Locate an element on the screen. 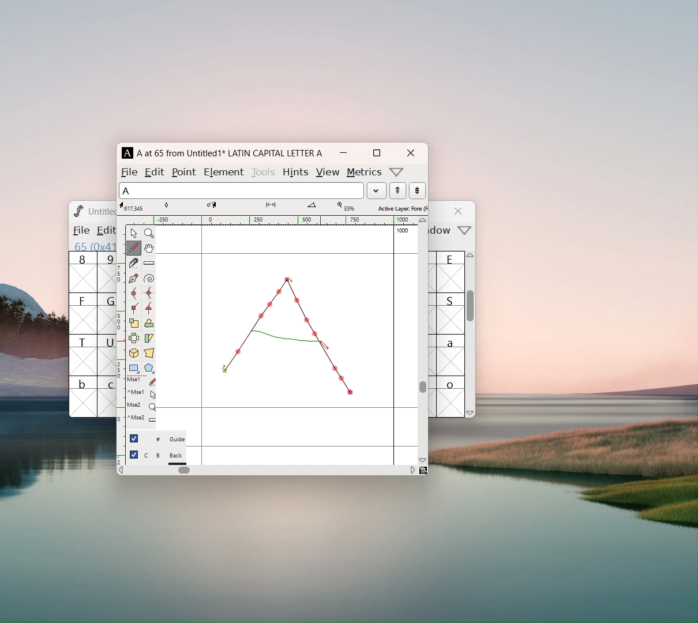 The height and width of the screenshot is (623, 698). C B Back is located at coordinates (164, 457).